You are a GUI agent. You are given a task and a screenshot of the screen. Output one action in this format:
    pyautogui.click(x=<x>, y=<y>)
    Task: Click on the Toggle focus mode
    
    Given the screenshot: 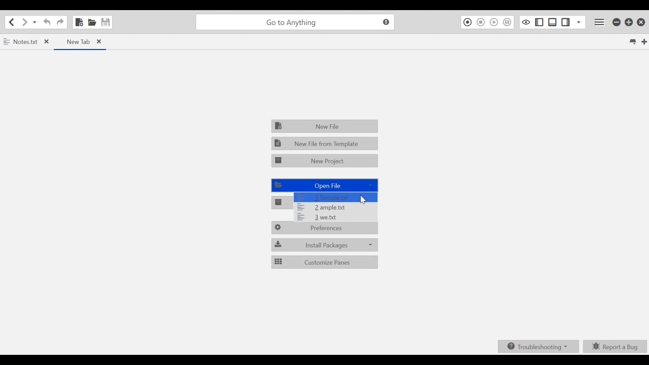 What is the action you would take?
    pyautogui.click(x=526, y=22)
    